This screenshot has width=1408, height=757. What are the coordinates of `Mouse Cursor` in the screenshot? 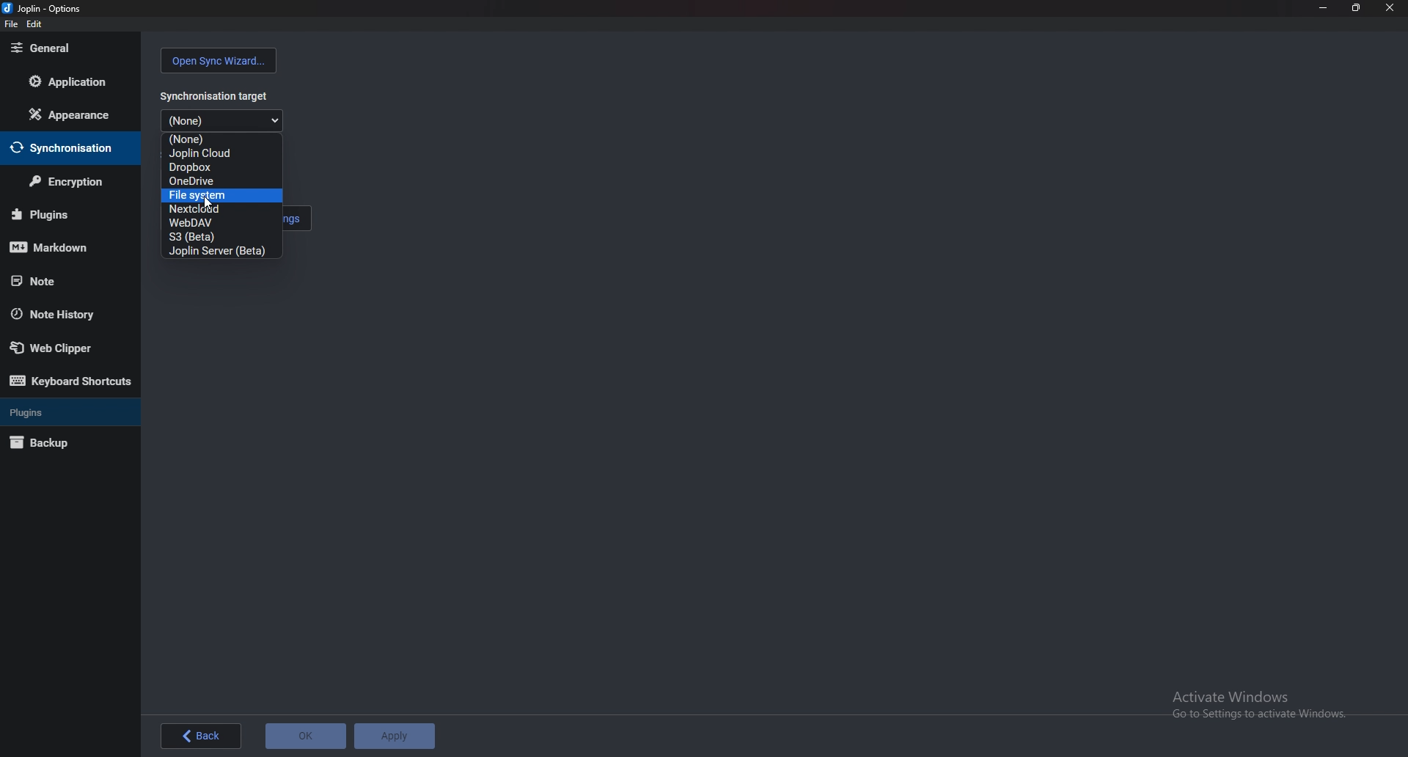 It's located at (207, 202).